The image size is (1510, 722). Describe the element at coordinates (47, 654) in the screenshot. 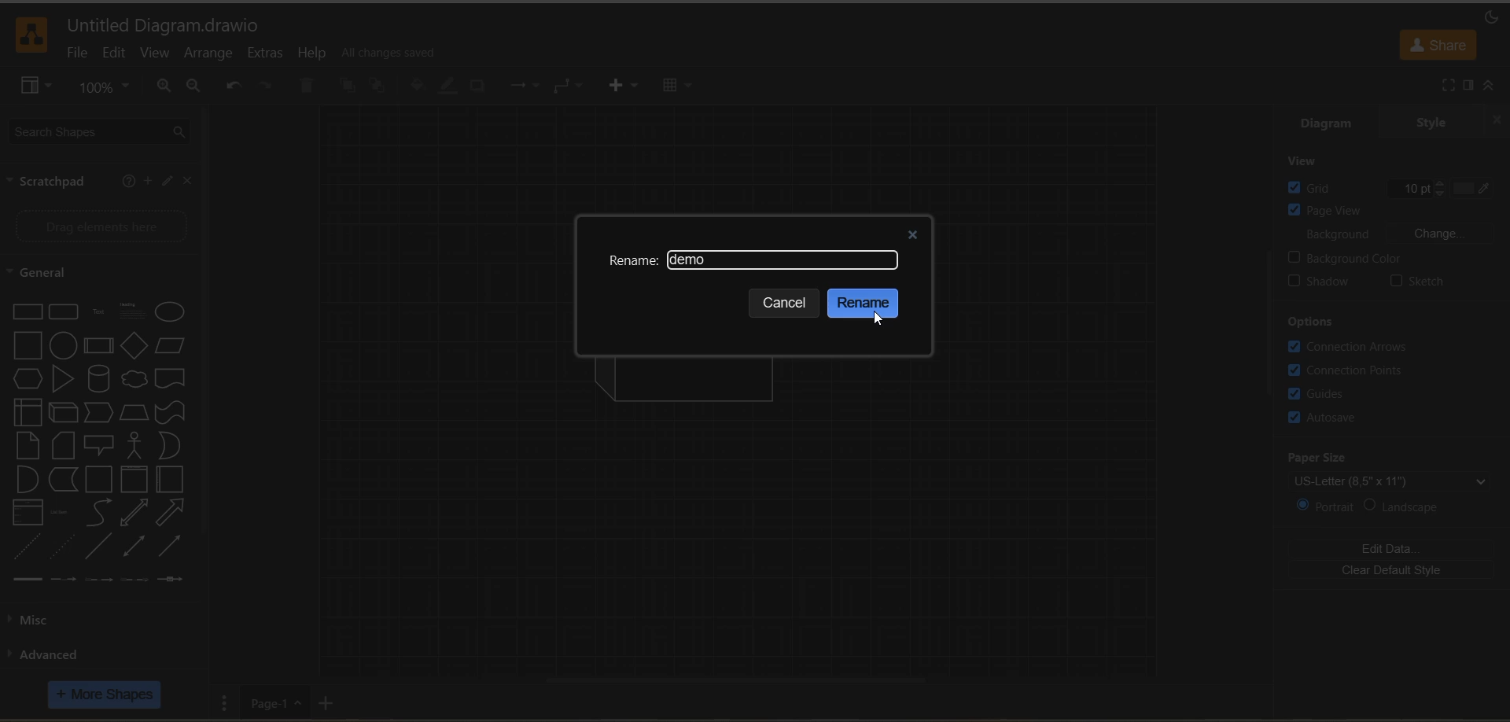

I see `advanced` at that location.